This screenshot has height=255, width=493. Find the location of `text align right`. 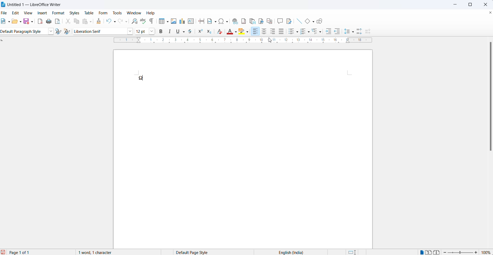

text align right is located at coordinates (273, 32).